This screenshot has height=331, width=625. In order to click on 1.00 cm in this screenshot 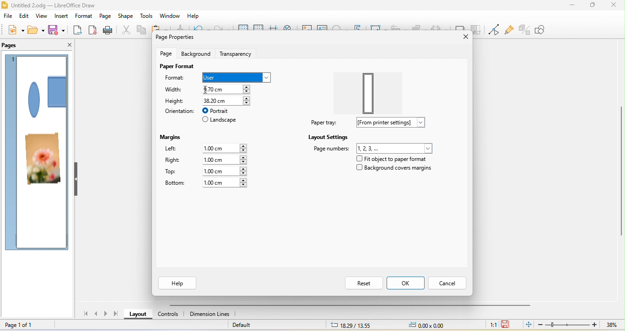, I will do `click(230, 148)`.